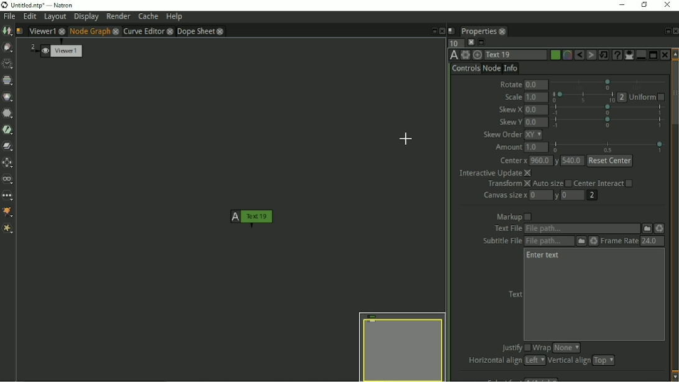 The height and width of the screenshot is (382, 679). Describe the element at coordinates (61, 50) in the screenshot. I see `Viewer 1` at that location.